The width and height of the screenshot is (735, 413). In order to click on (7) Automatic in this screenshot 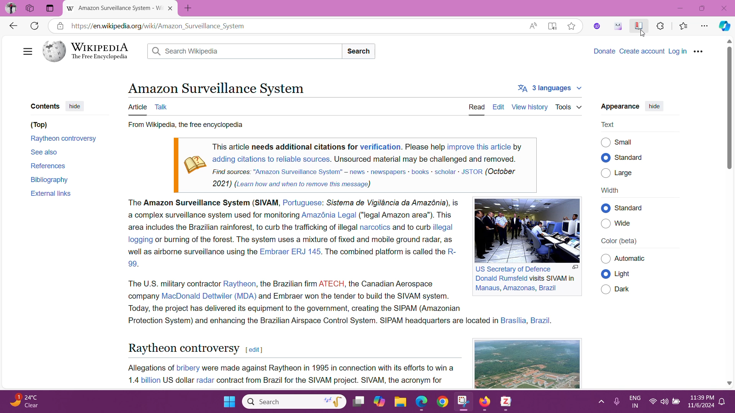, I will do `click(633, 259)`.